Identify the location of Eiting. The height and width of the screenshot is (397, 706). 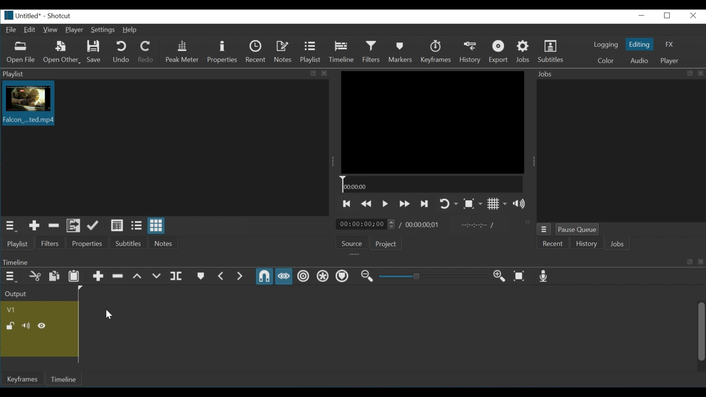
(639, 44).